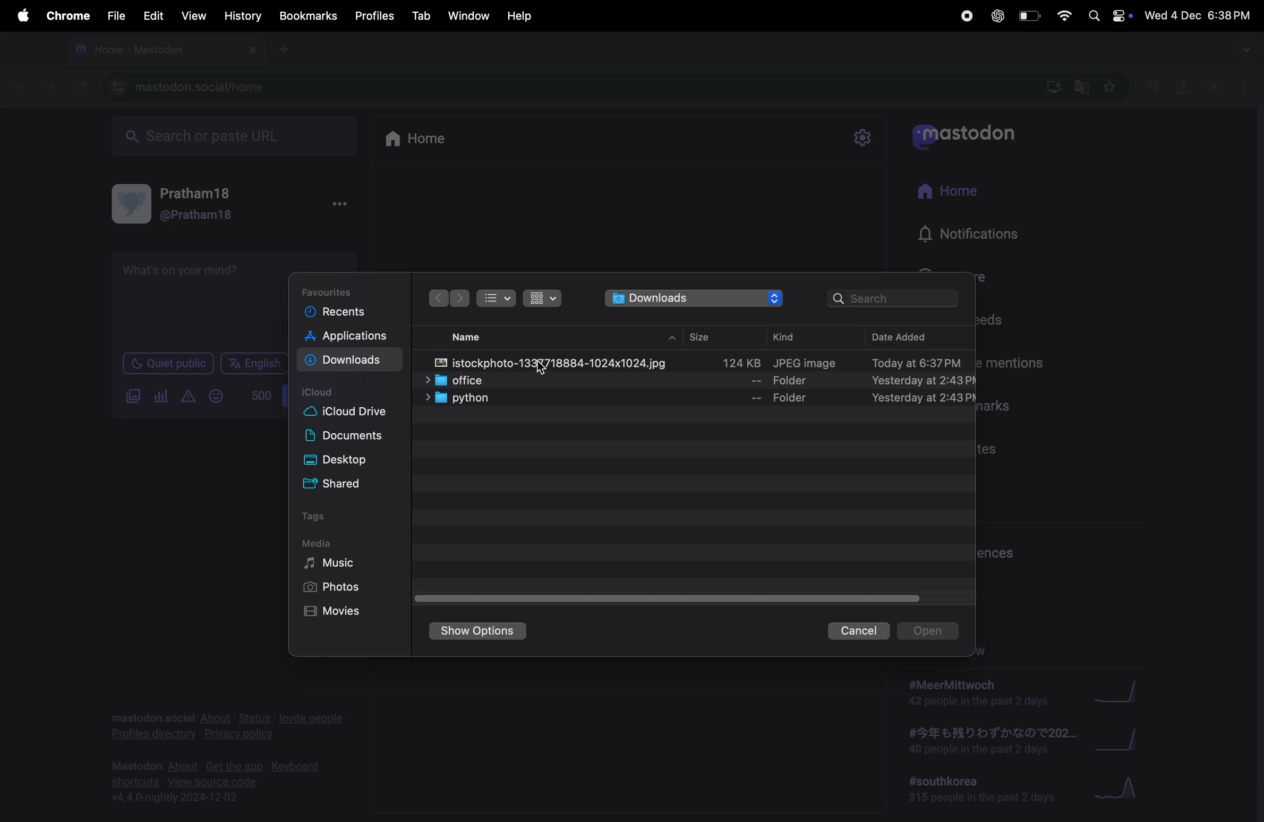  I want to click on privacy policy, so click(226, 723).